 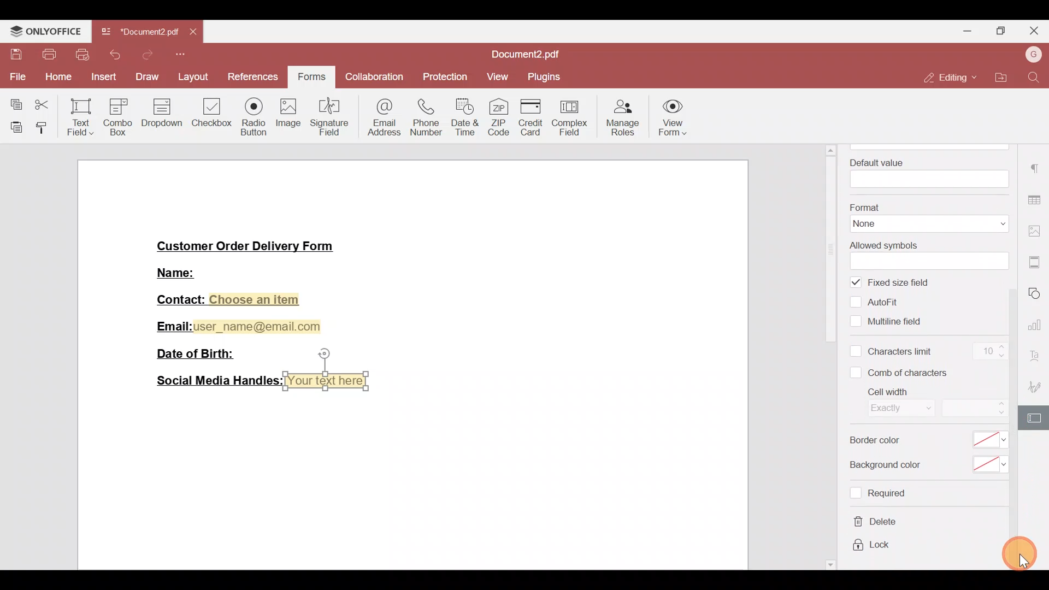 I want to click on Forms, so click(x=313, y=74).